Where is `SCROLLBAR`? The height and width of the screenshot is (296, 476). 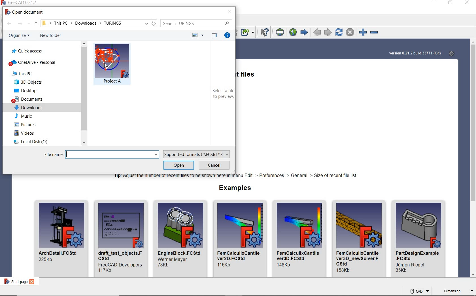
SCROLLBAR is located at coordinates (473, 159).